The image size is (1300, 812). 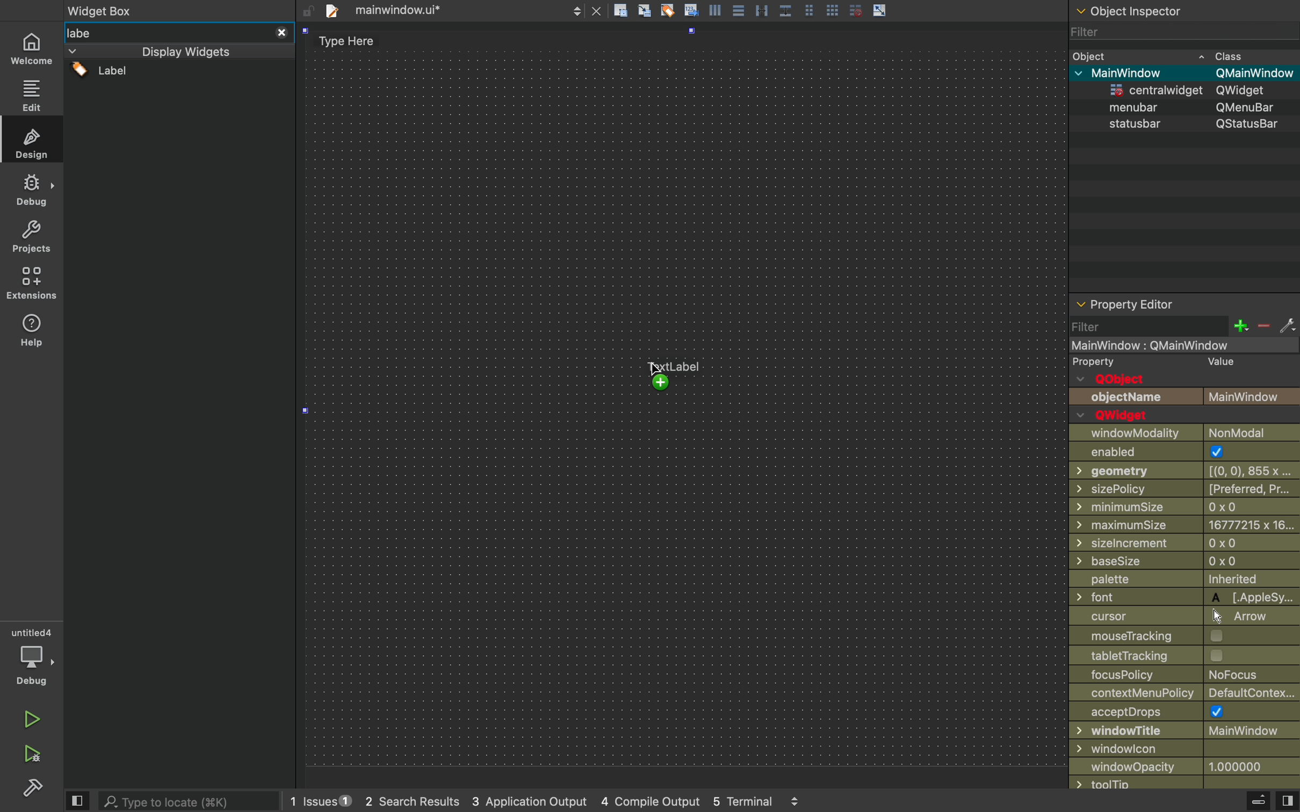 What do you see at coordinates (180, 75) in the screenshot?
I see `mouse down ` at bounding box center [180, 75].